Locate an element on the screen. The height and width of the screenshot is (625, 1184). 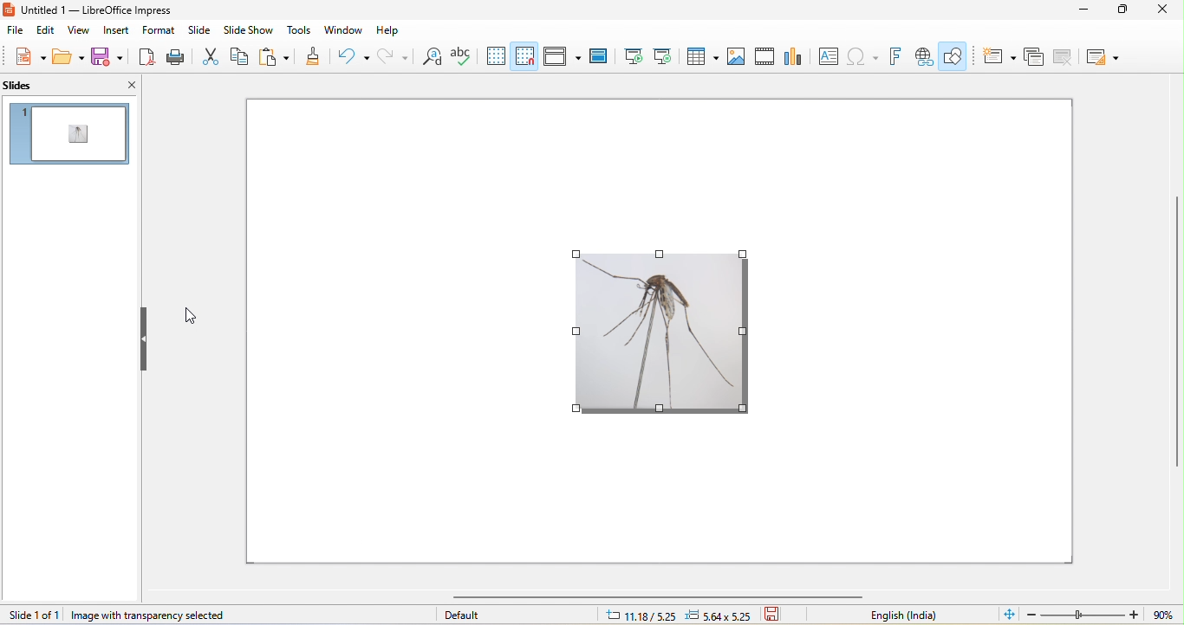
insert special characters is located at coordinates (862, 56).